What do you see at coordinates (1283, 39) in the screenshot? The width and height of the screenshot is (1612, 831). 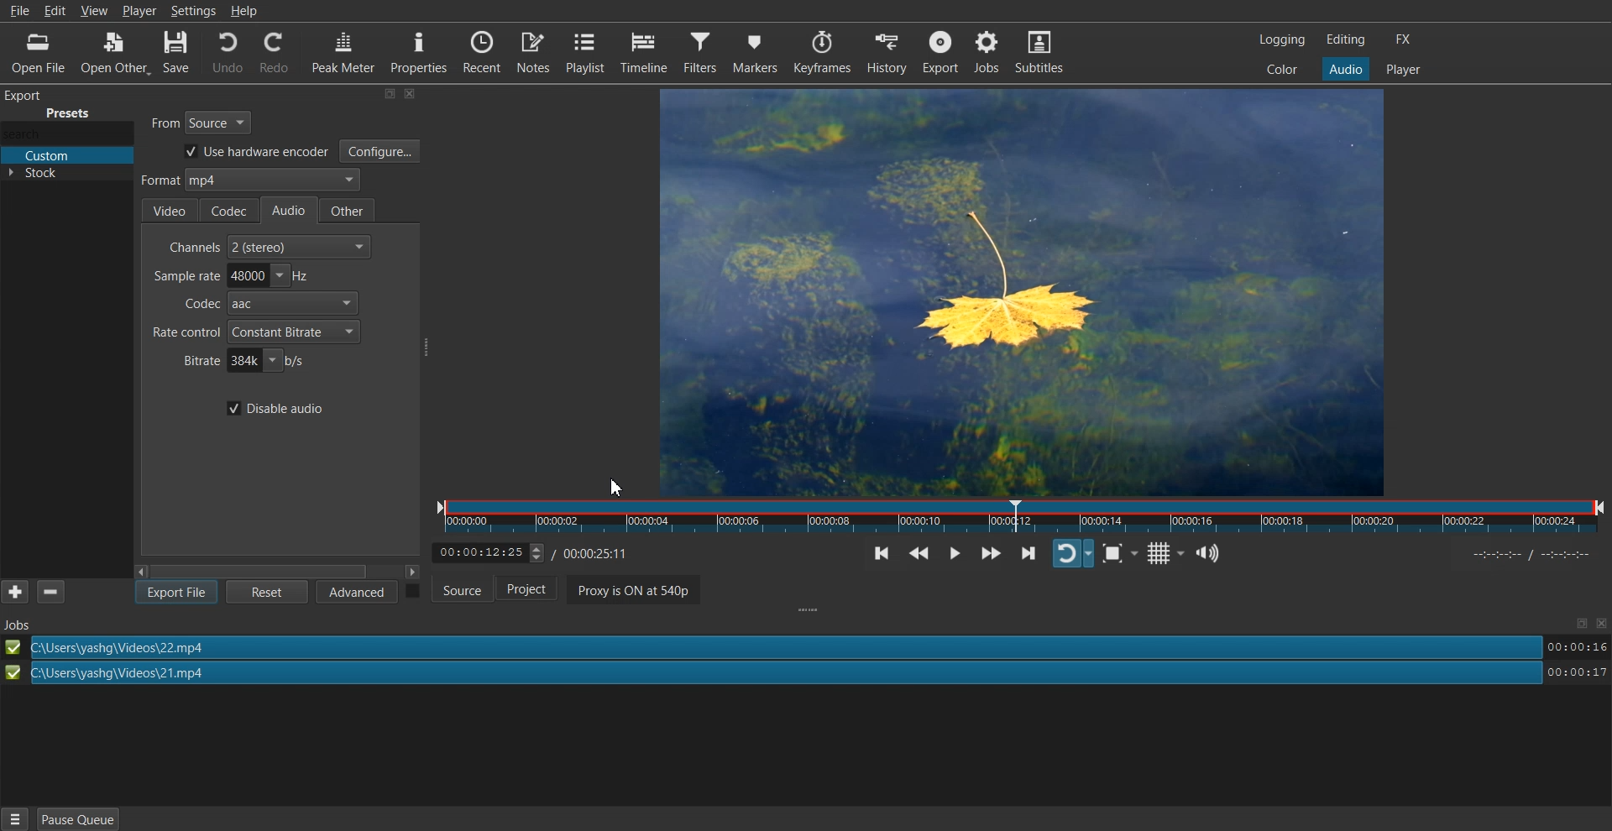 I see `Logging` at bounding box center [1283, 39].